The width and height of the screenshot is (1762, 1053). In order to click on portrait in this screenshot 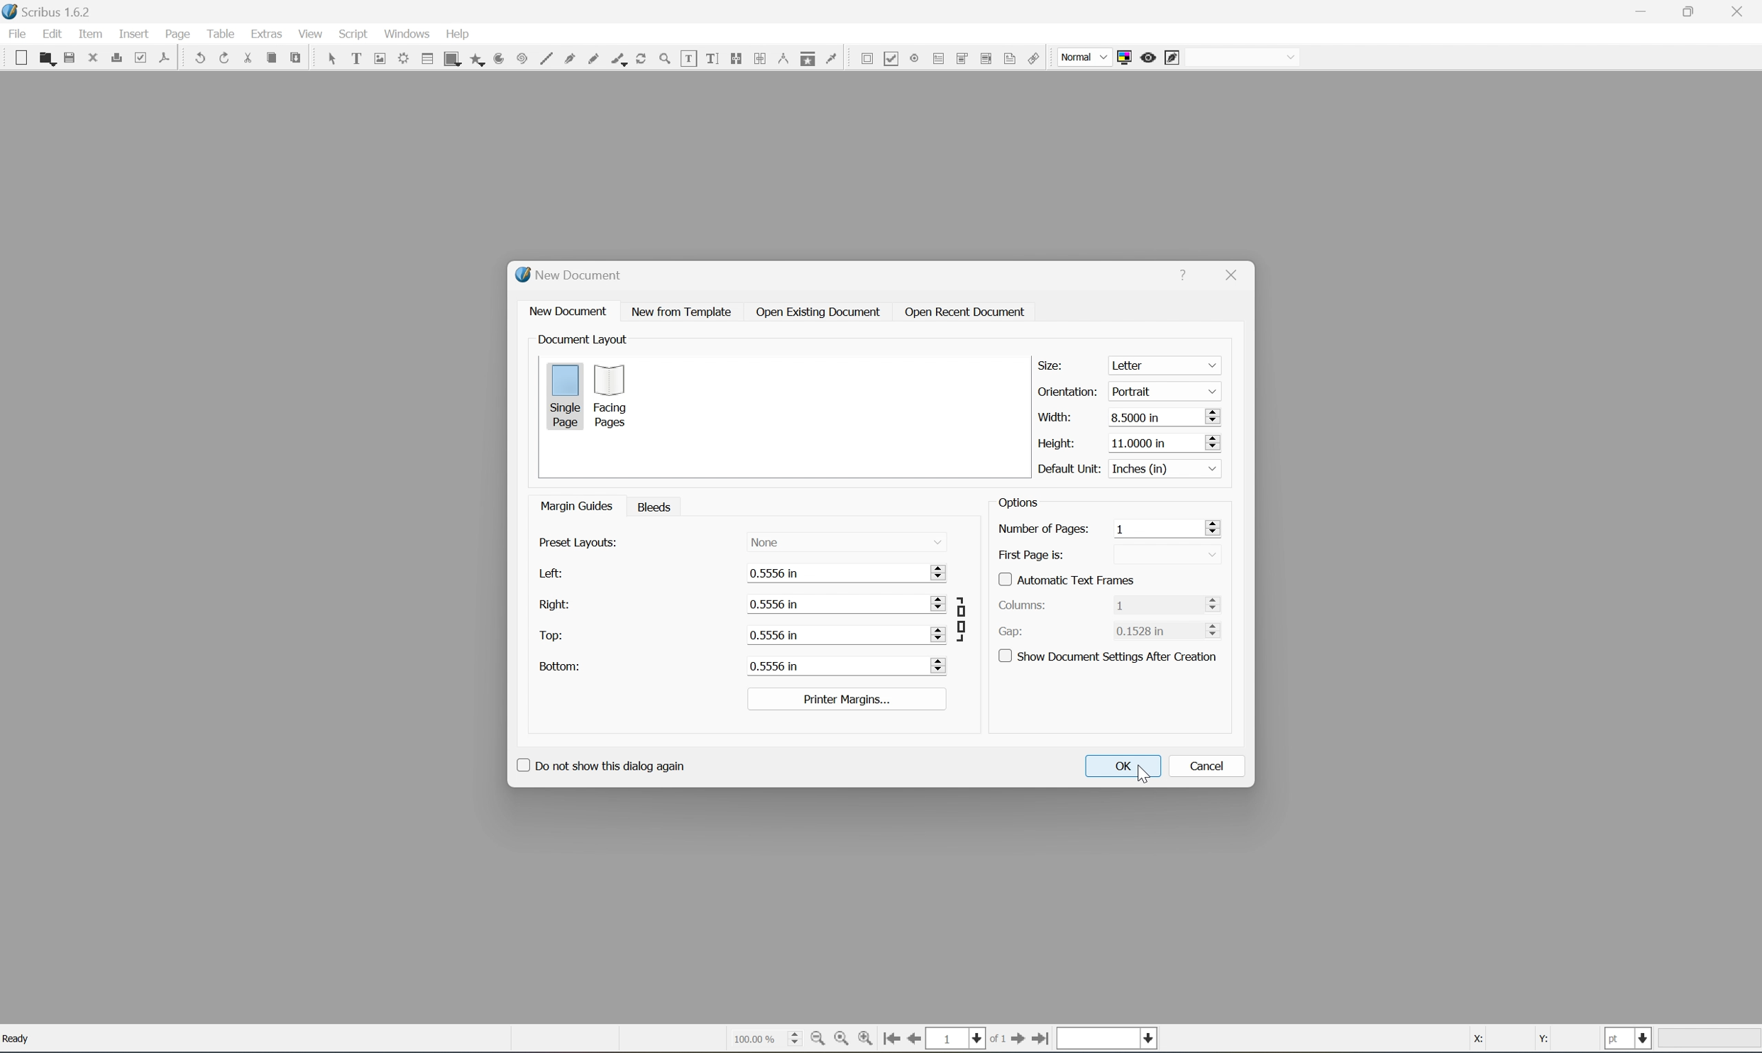, I will do `click(1167, 392)`.